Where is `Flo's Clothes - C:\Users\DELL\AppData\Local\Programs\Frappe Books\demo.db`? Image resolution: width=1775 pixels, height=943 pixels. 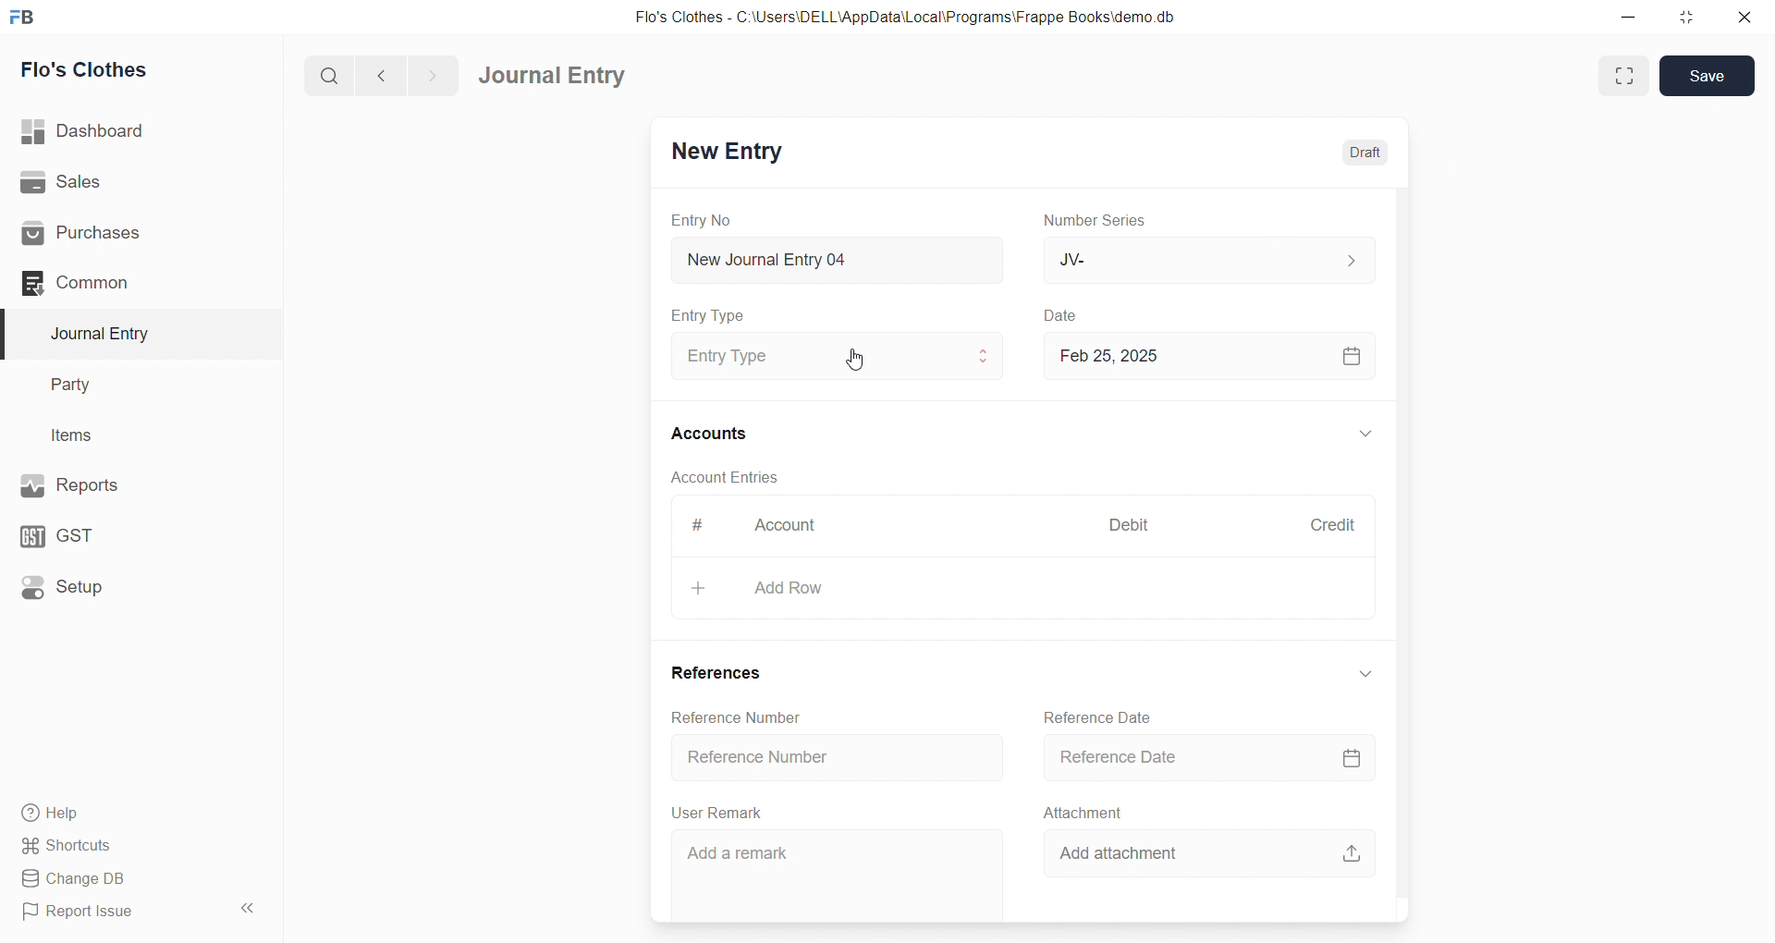 Flo's Clothes - C:\Users\DELL\AppData\Local\Programs\Frappe Books\demo.db is located at coordinates (905, 18).